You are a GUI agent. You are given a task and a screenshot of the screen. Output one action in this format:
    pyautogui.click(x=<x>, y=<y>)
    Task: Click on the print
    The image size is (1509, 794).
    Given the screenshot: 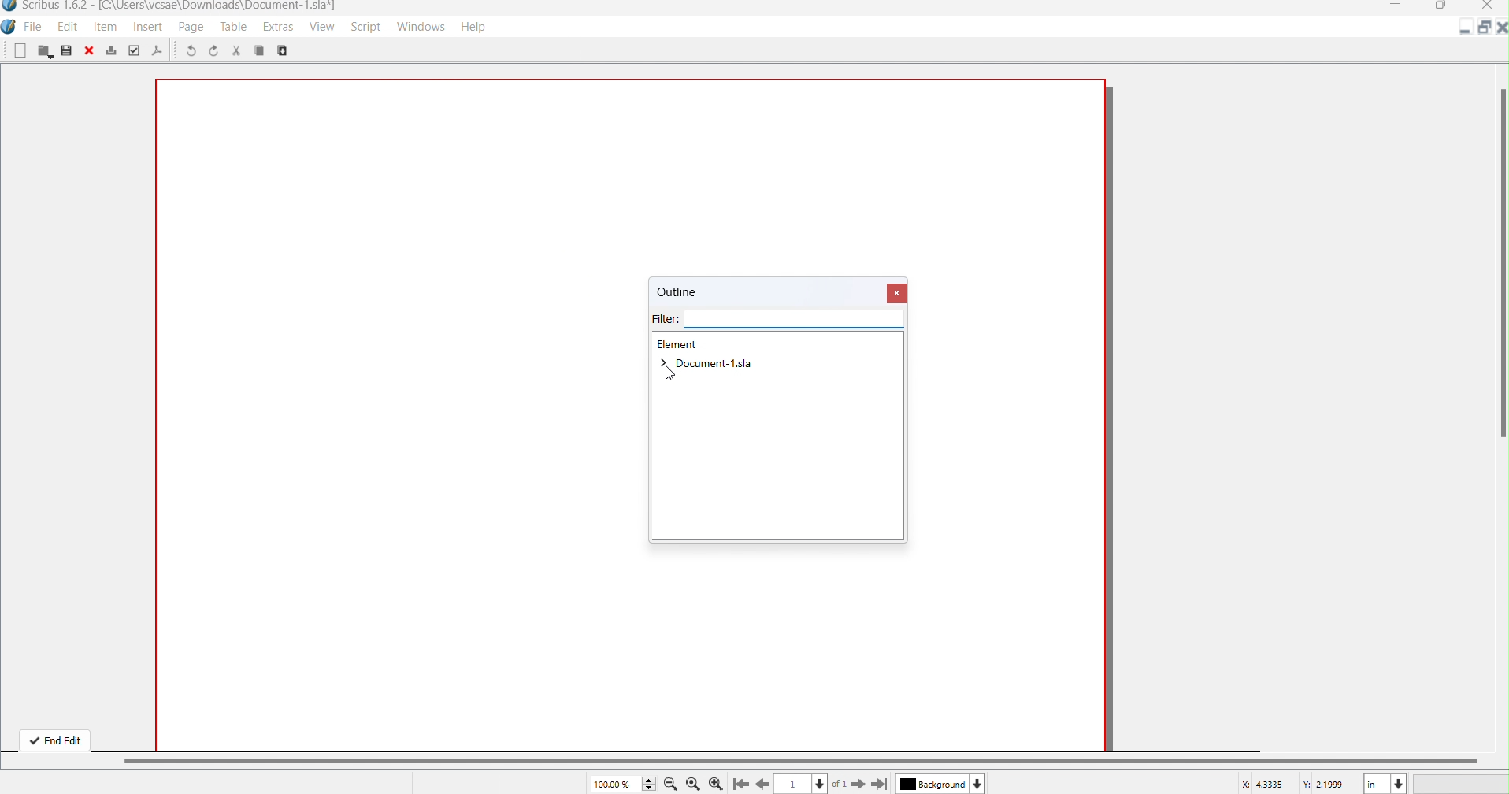 What is the action you would take?
    pyautogui.click(x=112, y=50)
    